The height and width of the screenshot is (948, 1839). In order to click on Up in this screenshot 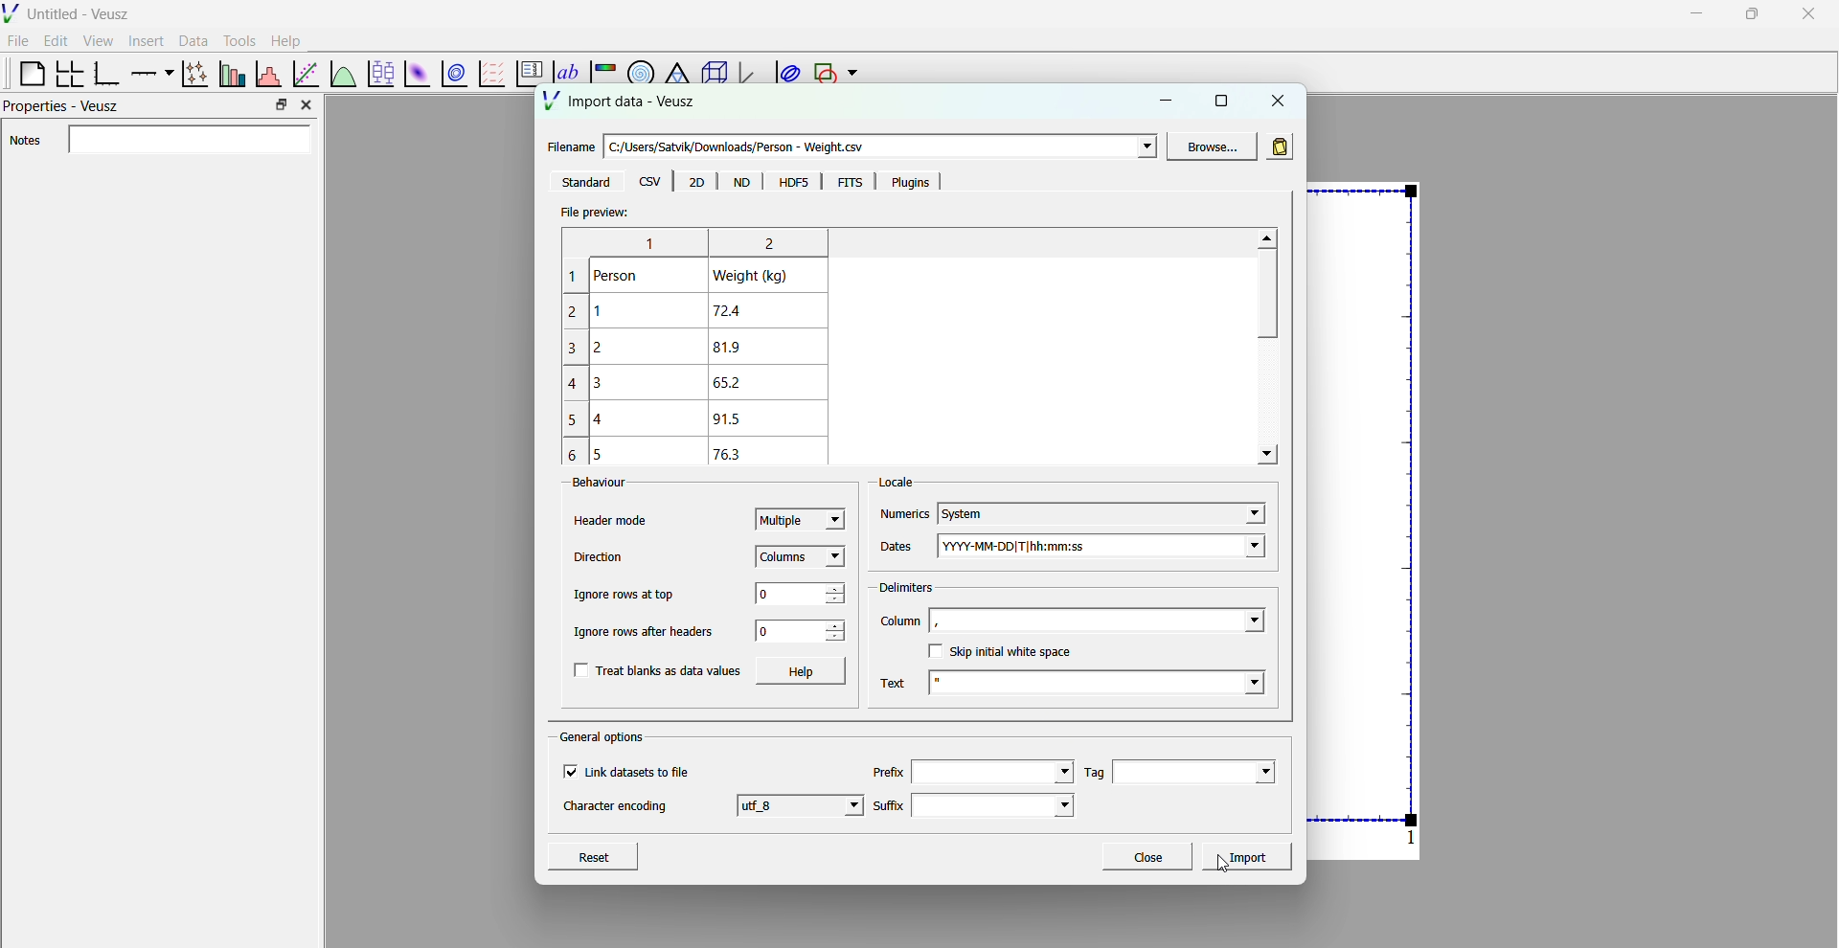, I will do `click(1266, 238)`.